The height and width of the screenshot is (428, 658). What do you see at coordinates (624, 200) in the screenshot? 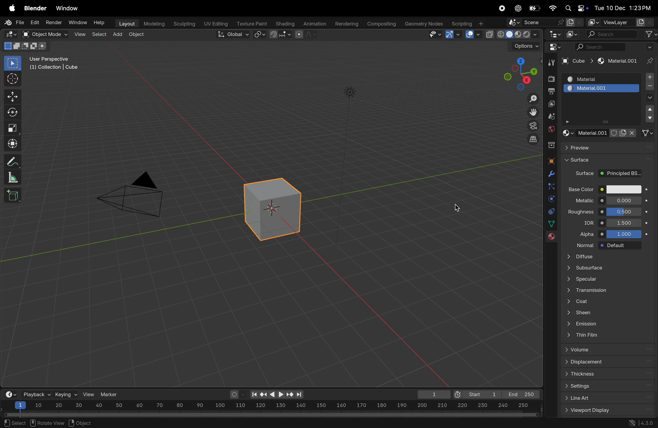
I see `0.00` at bounding box center [624, 200].